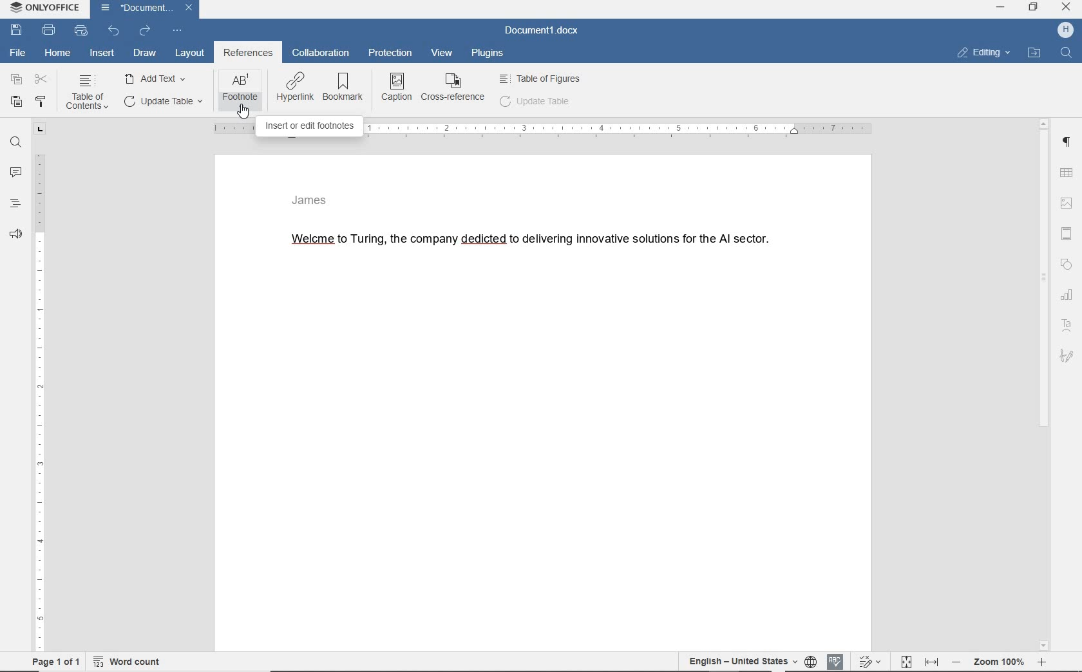  I want to click on language, so click(812, 662).